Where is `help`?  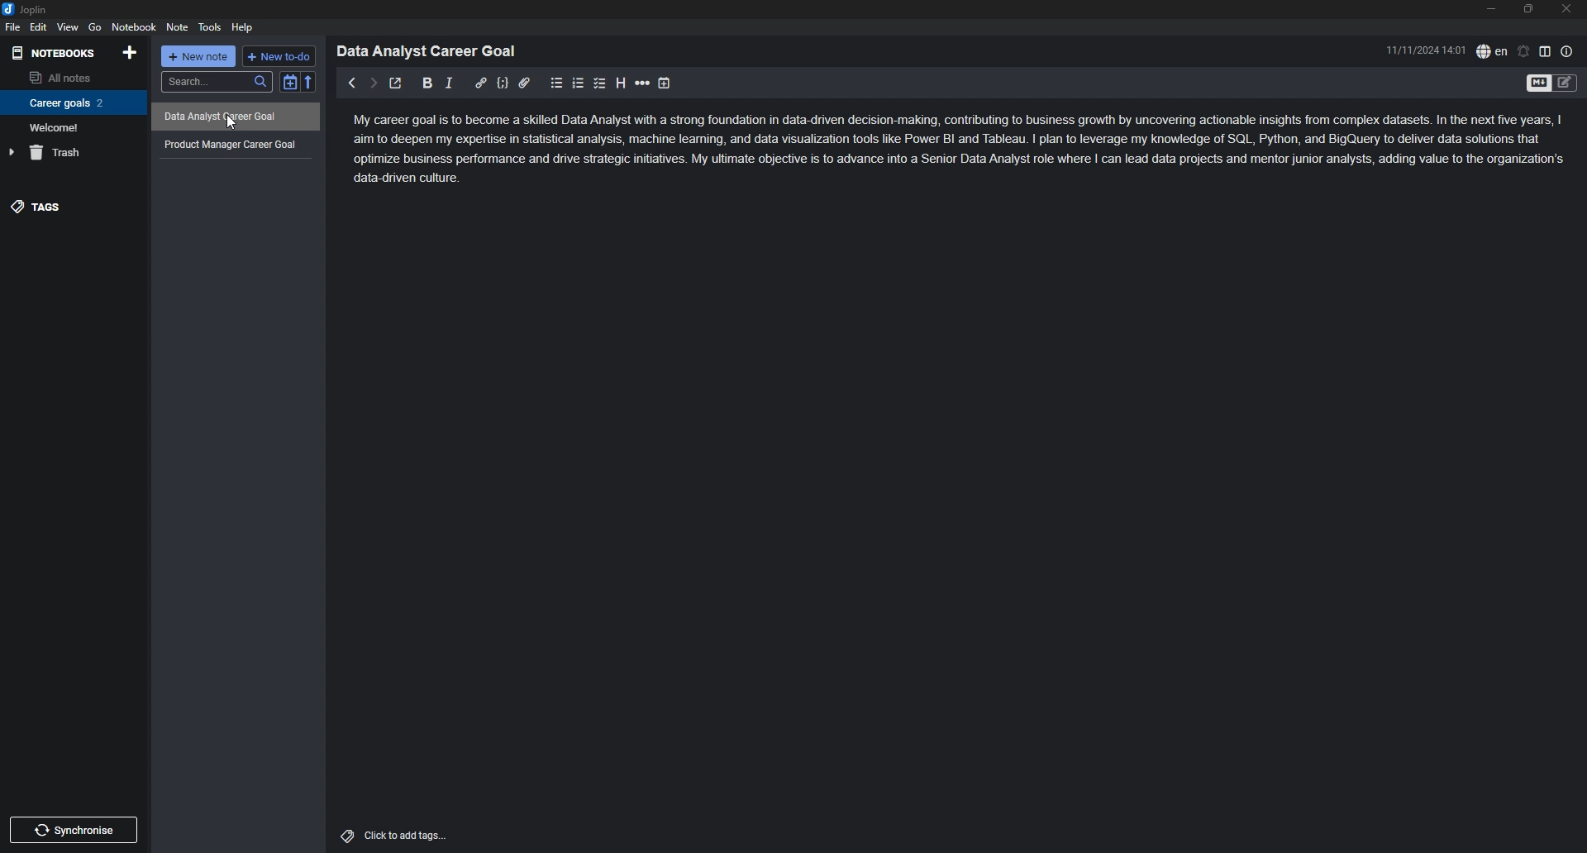 help is located at coordinates (243, 28).